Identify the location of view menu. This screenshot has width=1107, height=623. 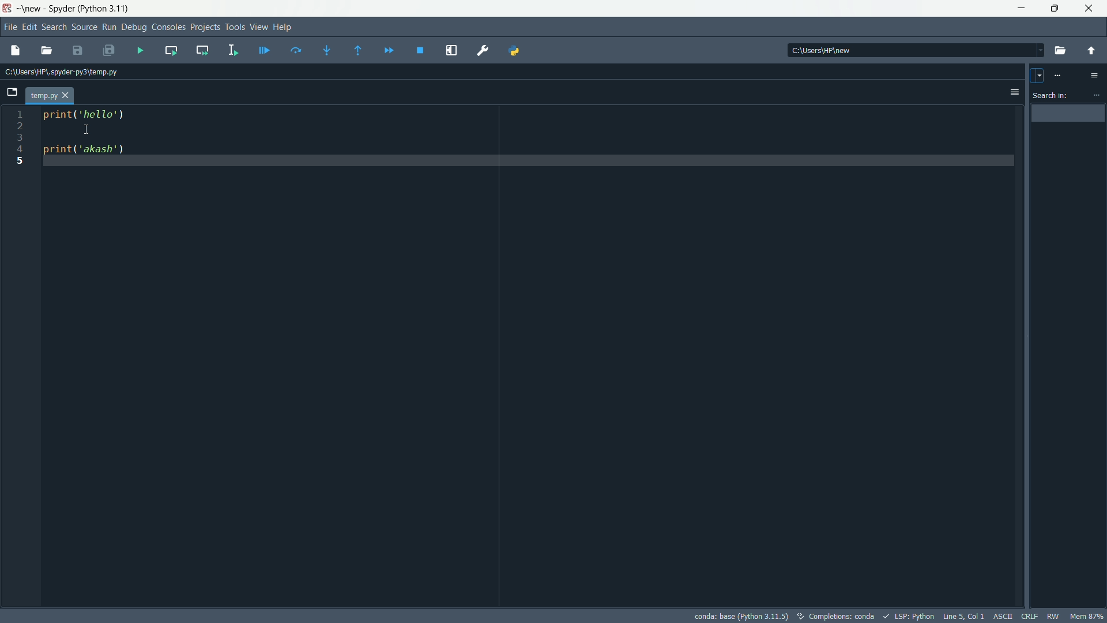
(258, 27).